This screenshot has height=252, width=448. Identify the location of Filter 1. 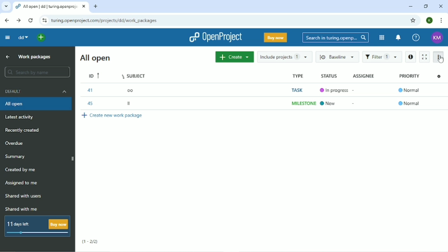
(382, 57).